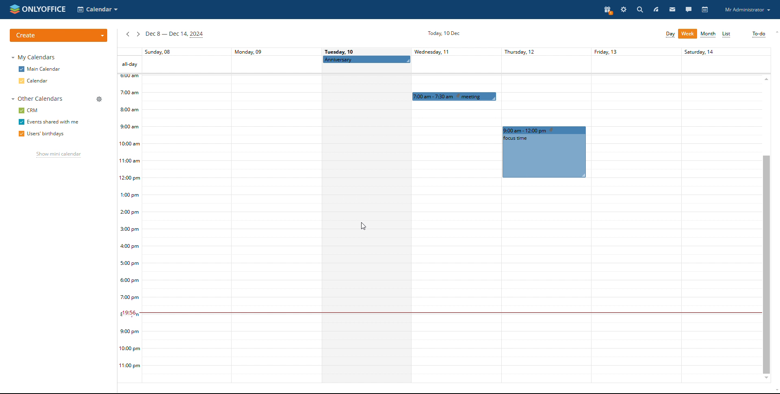  I want to click on current week, so click(175, 35).